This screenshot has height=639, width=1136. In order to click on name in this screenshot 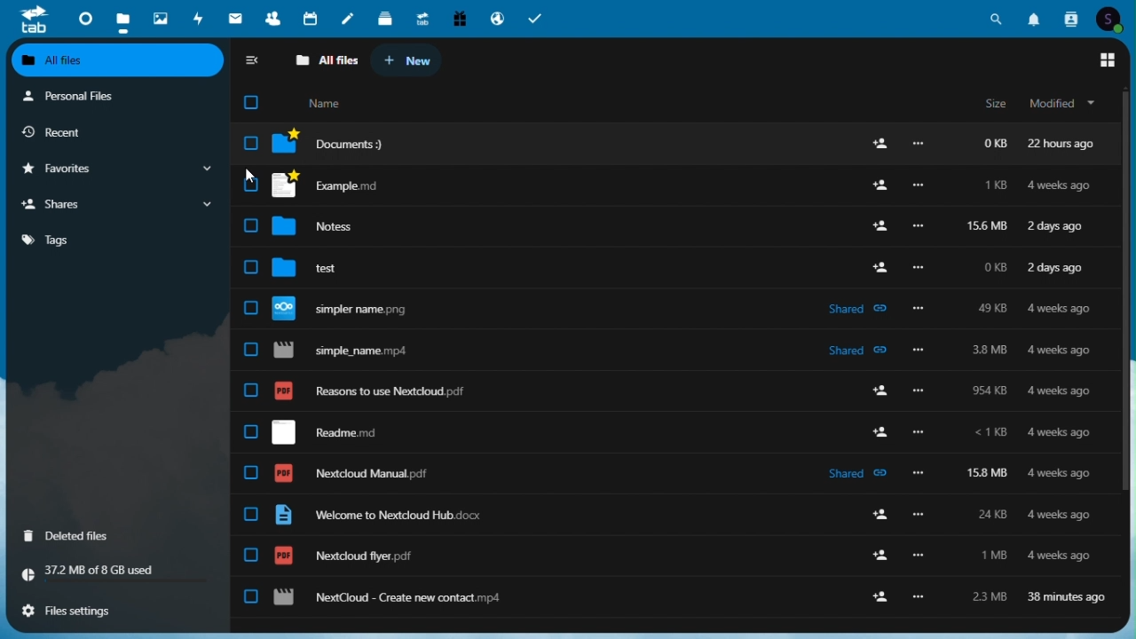, I will do `click(325, 102)`.